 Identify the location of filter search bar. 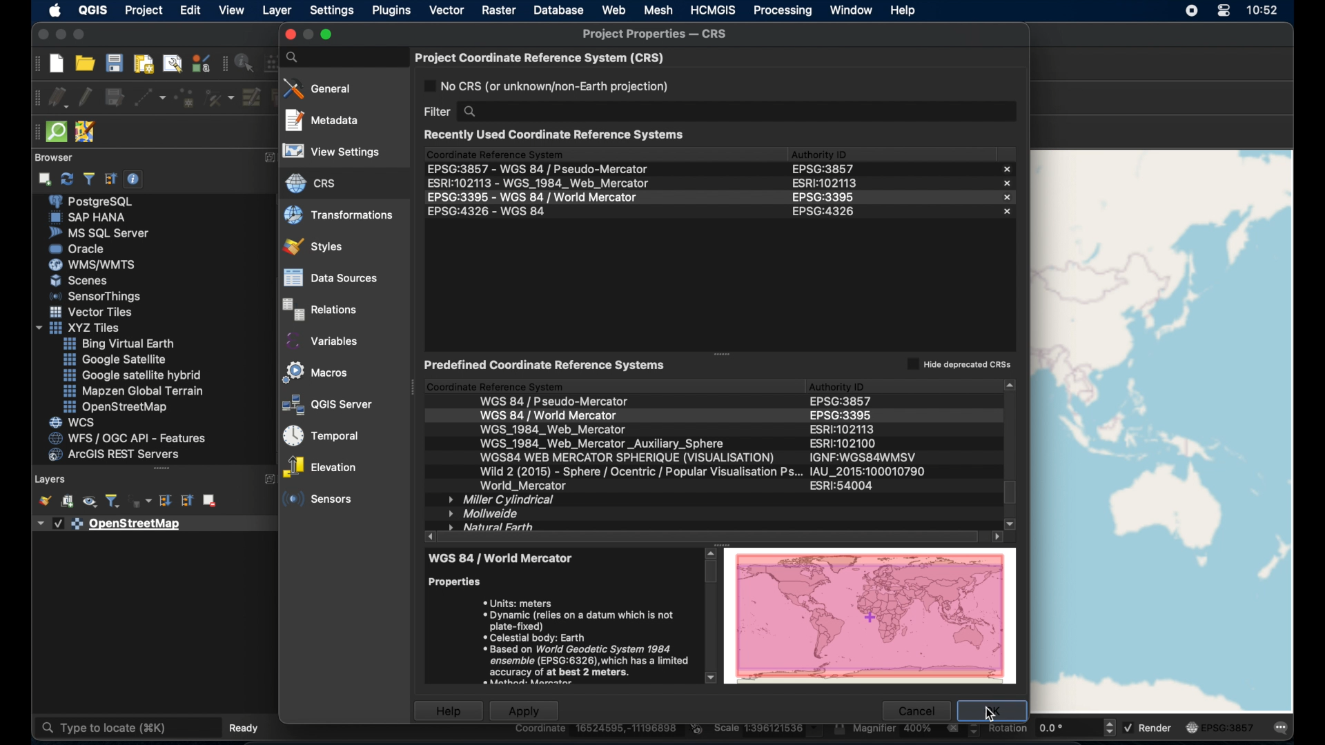
(715, 110).